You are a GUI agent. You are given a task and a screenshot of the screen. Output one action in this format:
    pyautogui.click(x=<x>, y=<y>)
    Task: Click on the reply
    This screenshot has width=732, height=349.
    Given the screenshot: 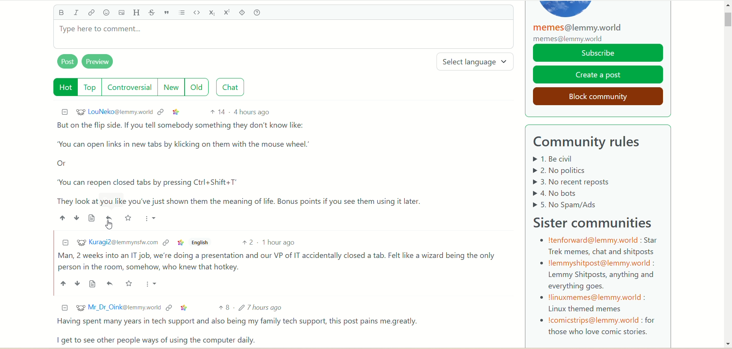 What is the action you would take?
    pyautogui.click(x=109, y=285)
    